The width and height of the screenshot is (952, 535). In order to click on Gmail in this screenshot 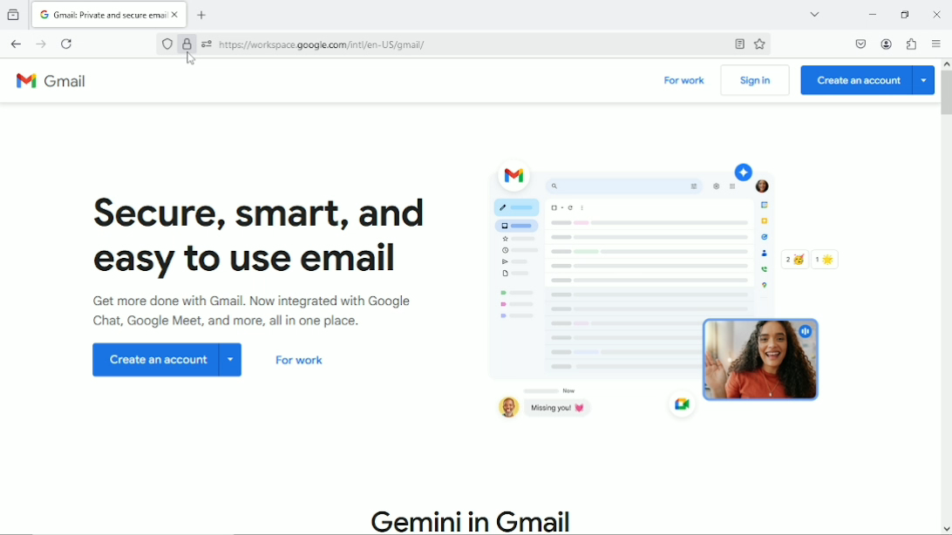, I will do `click(53, 80)`.